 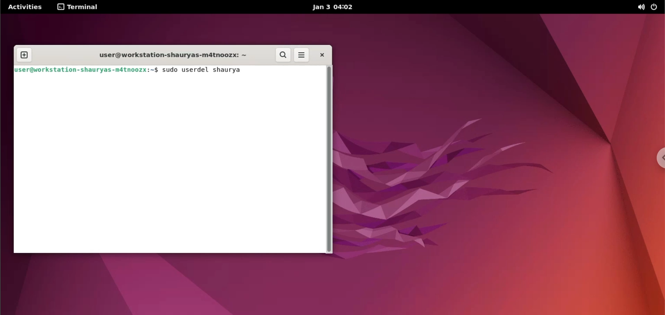 I want to click on terminal, so click(x=80, y=8).